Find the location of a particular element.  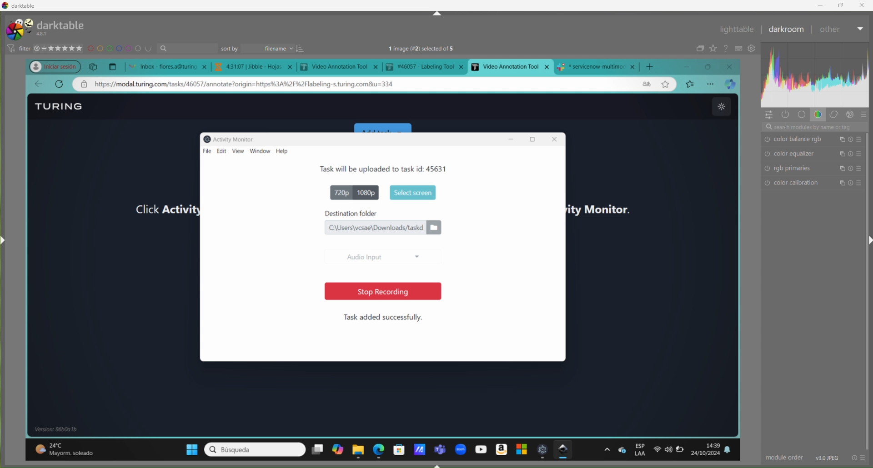

theme change is located at coordinates (720, 107).